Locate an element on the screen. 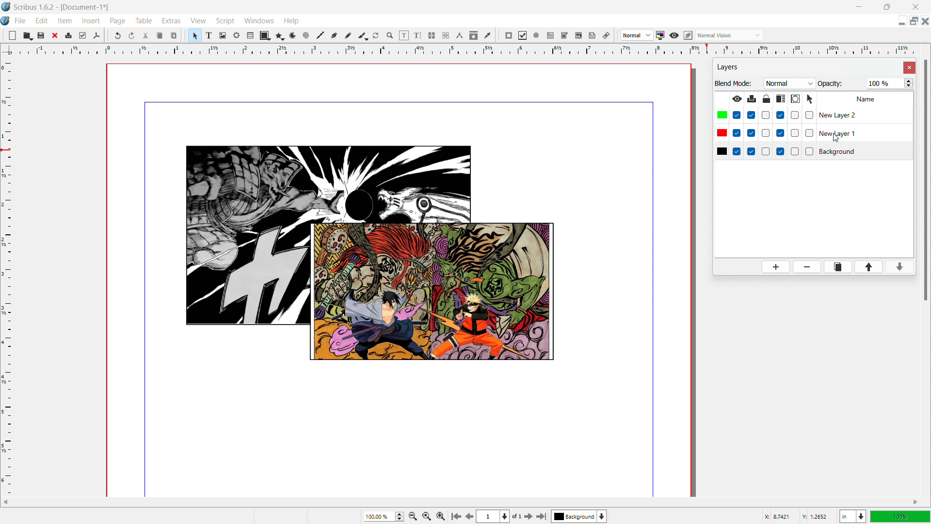 This screenshot has height=524, width=931. close settings is located at coordinates (910, 67).